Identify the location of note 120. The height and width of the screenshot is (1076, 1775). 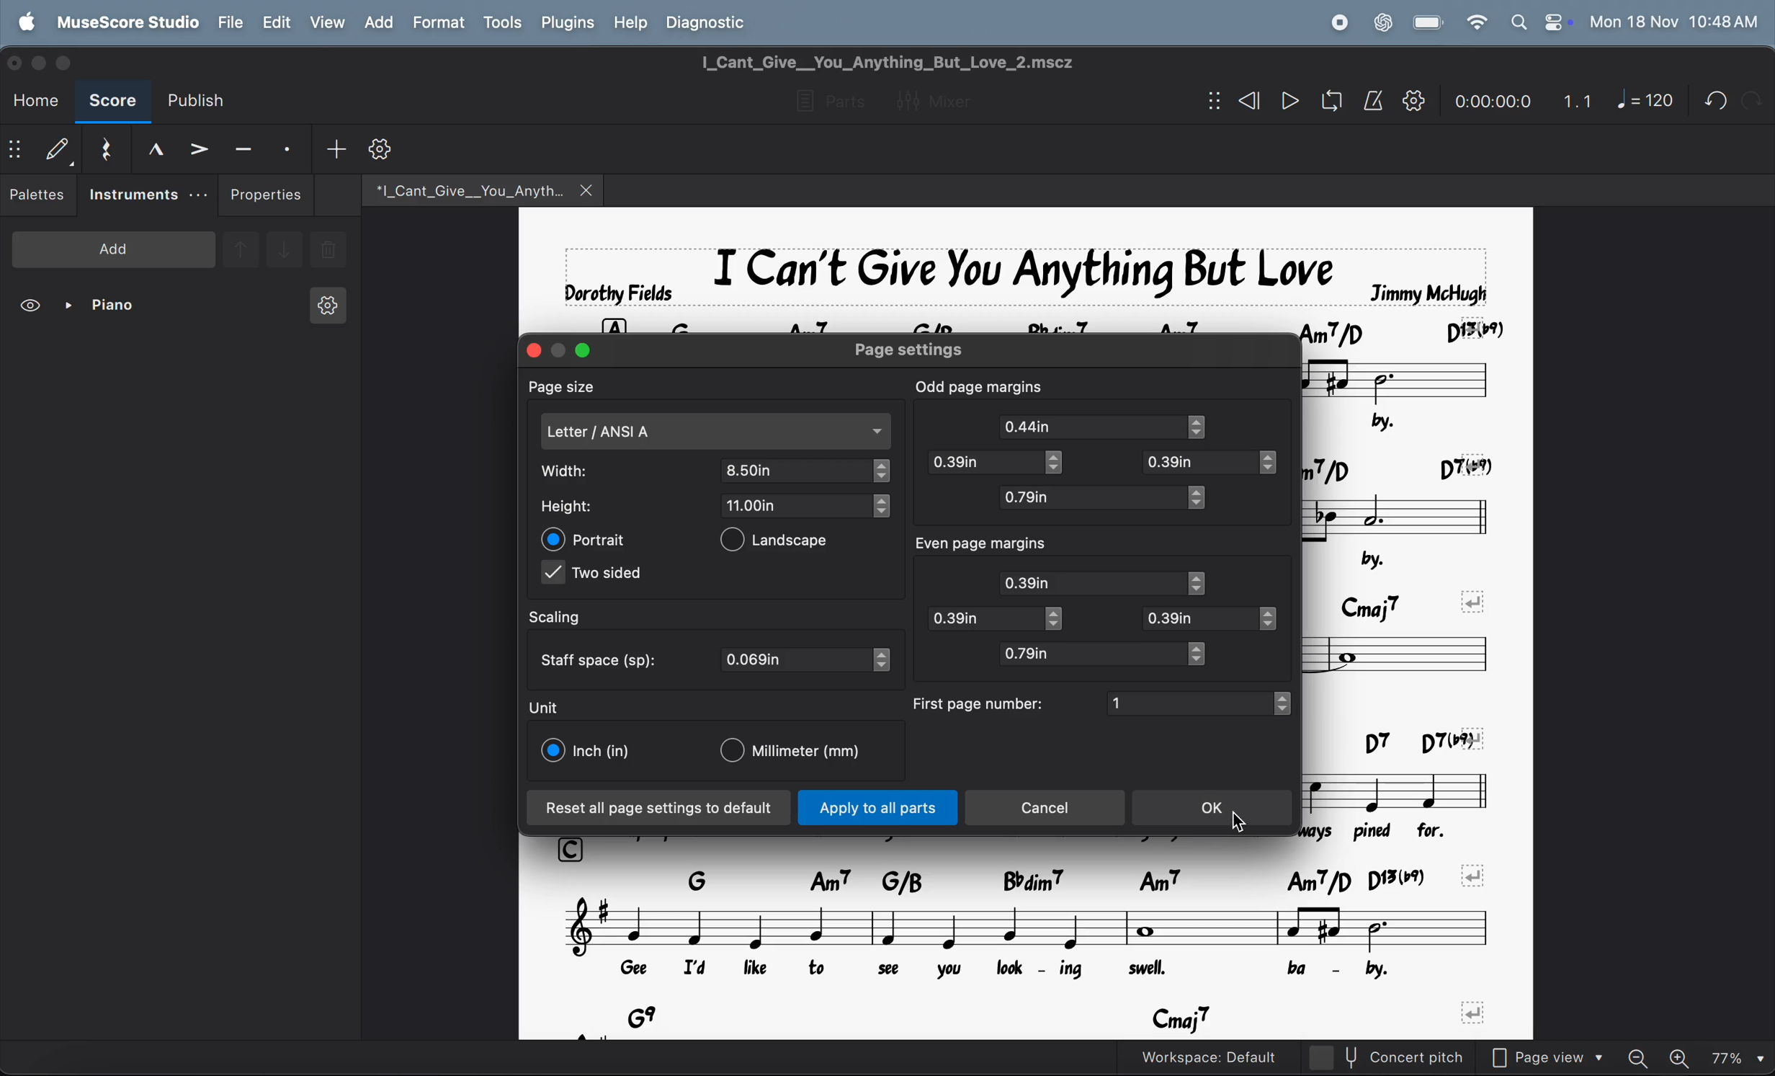
(1645, 101).